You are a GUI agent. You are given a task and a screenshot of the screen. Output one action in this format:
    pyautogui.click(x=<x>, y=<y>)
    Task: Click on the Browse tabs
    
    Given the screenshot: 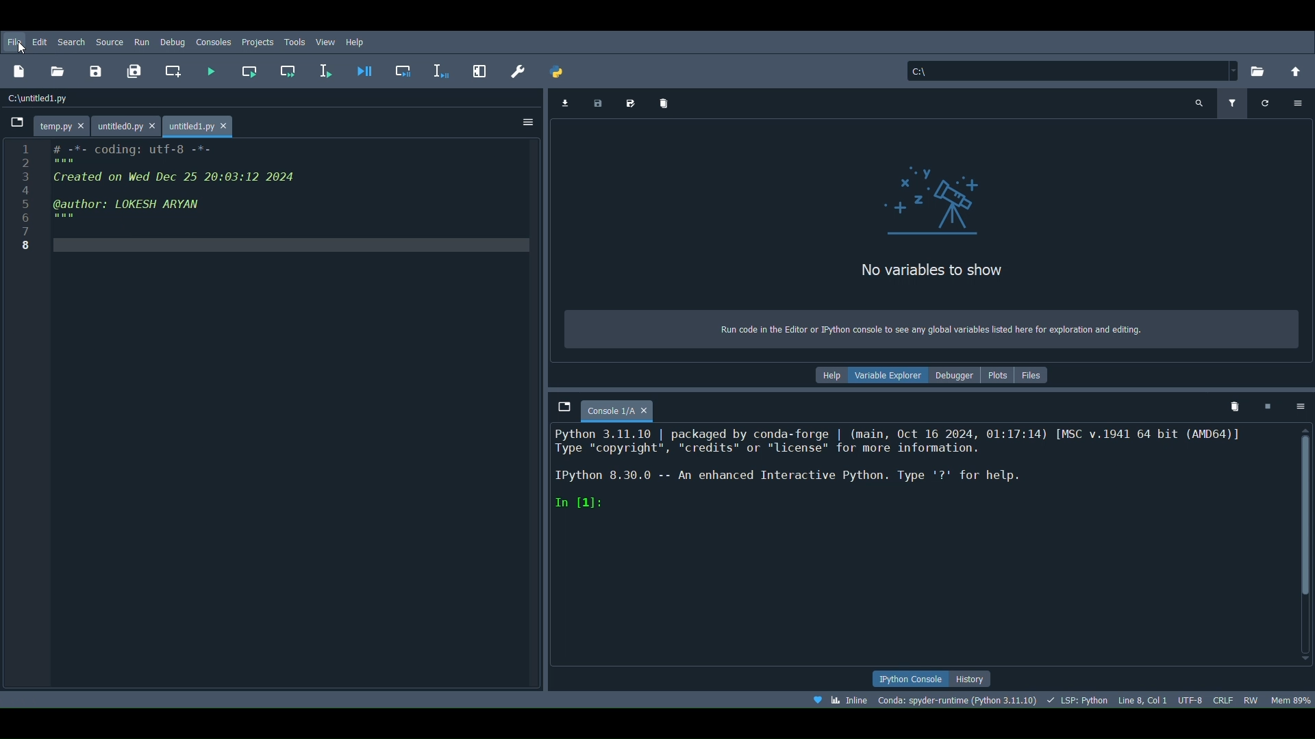 What is the action you would take?
    pyautogui.click(x=558, y=404)
    